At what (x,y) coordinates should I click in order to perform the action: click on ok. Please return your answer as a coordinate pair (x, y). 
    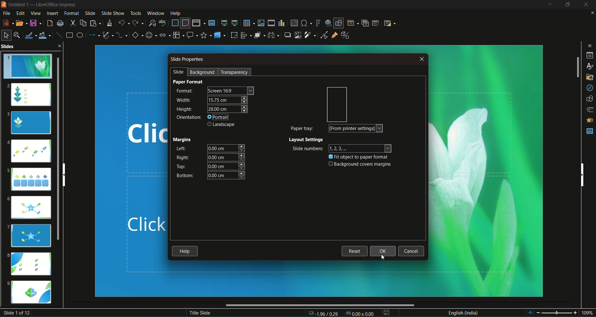
    Looking at the image, I should click on (383, 251).